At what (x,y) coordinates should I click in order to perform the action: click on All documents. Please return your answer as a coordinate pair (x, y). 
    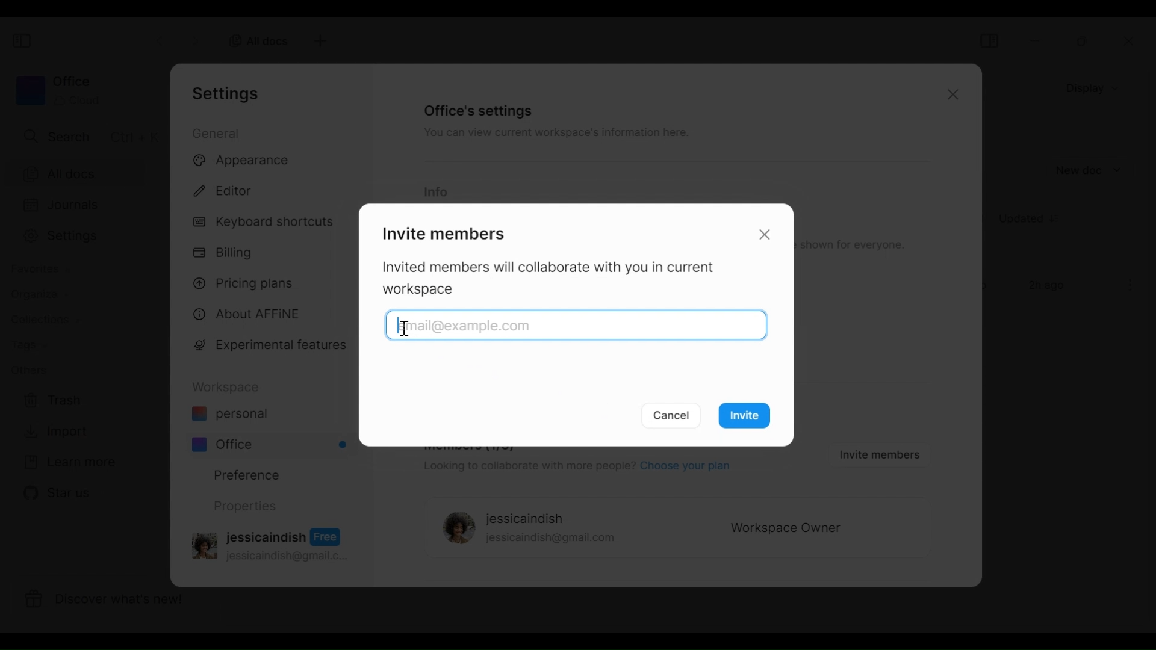
    Looking at the image, I should click on (255, 40).